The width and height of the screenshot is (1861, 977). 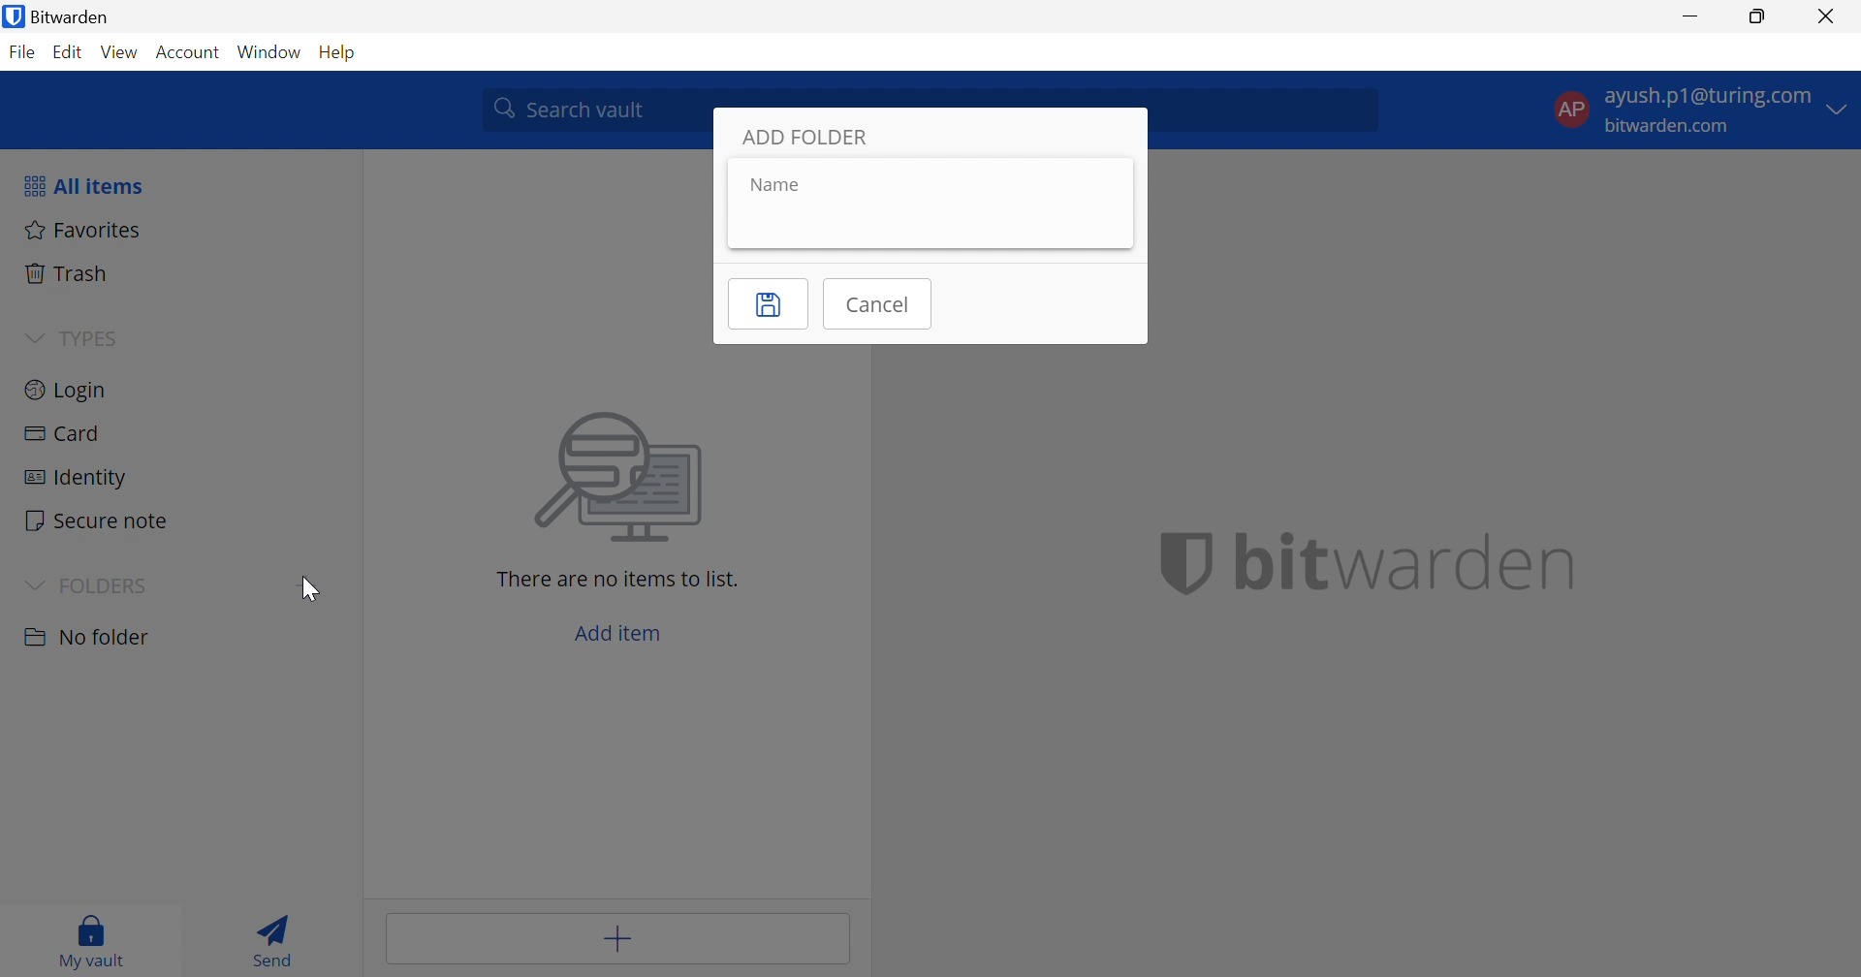 What do you see at coordinates (806, 137) in the screenshot?
I see `ADD FOLDER` at bounding box center [806, 137].